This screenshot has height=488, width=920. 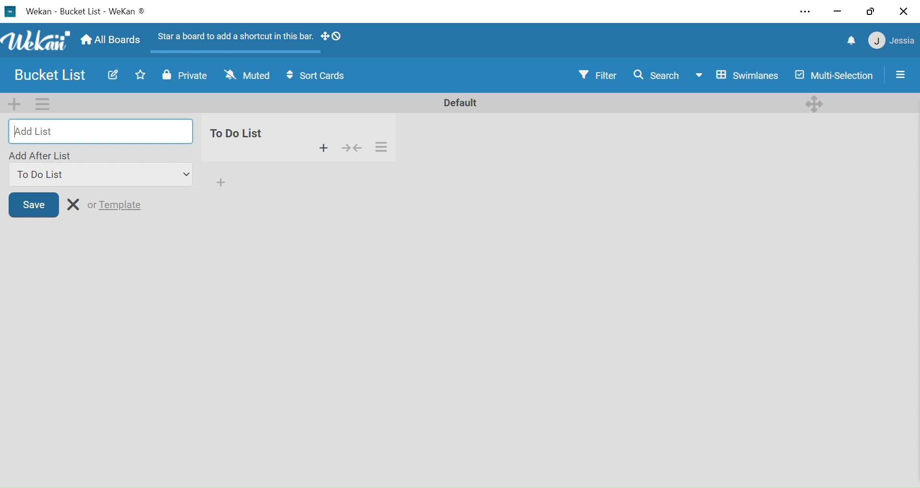 What do you see at coordinates (99, 131) in the screenshot?
I see `Add List name Field` at bounding box center [99, 131].